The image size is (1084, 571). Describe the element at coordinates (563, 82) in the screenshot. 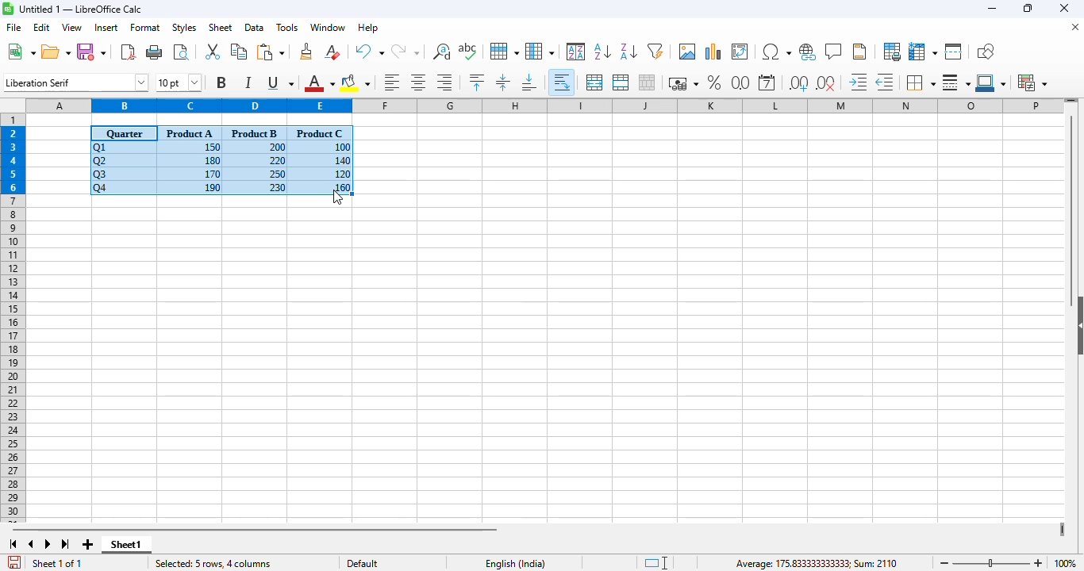

I see `wrap text` at that location.